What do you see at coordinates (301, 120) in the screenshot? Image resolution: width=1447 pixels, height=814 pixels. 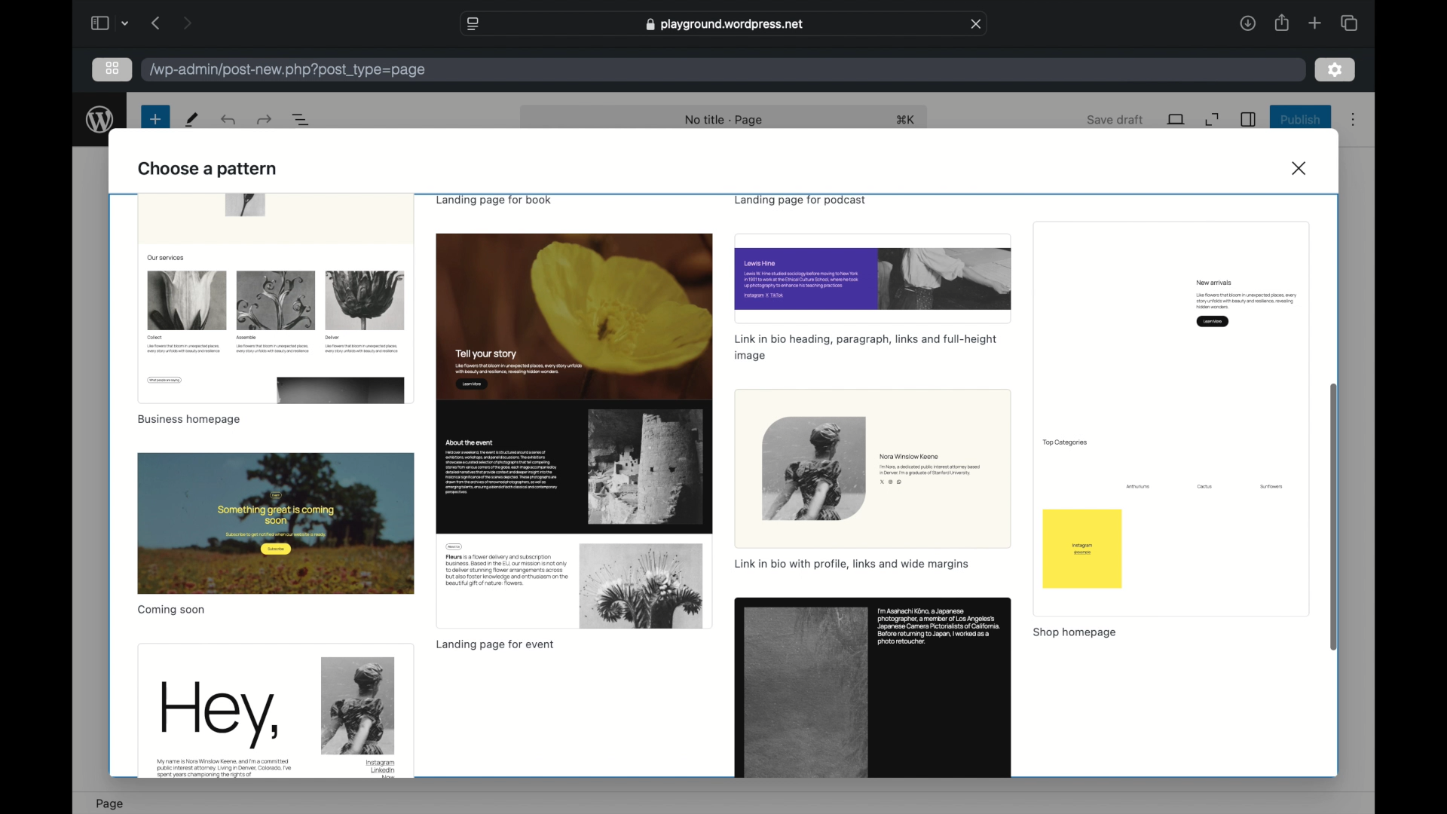 I see `document overview` at bounding box center [301, 120].